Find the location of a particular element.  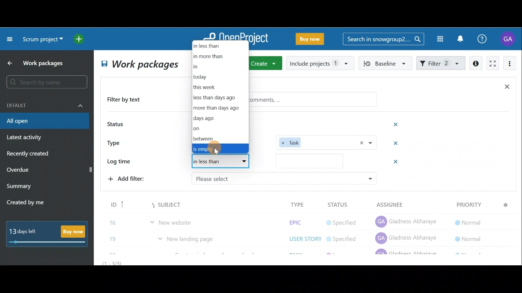

Log time is located at coordinates (122, 162).